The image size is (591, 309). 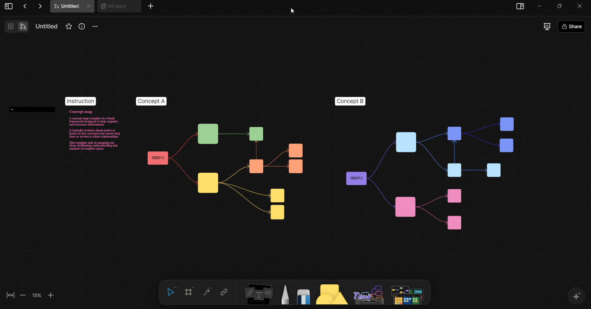 What do you see at coordinates (410, 294) in the screenshot?
I see `Board/Template Tool` at bounding box center [410, 294].